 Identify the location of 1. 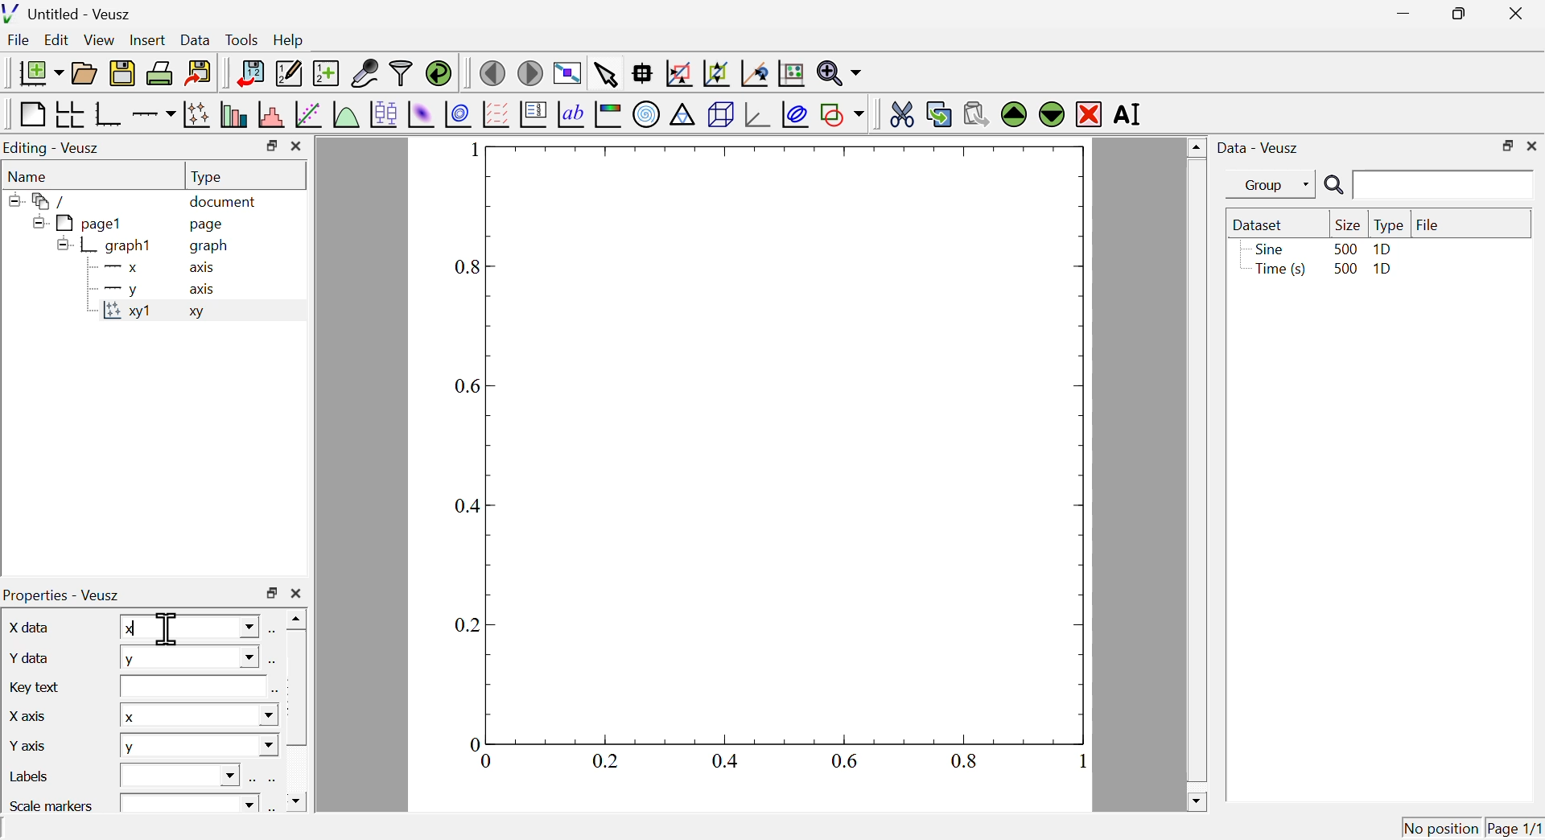
(1074, 761).